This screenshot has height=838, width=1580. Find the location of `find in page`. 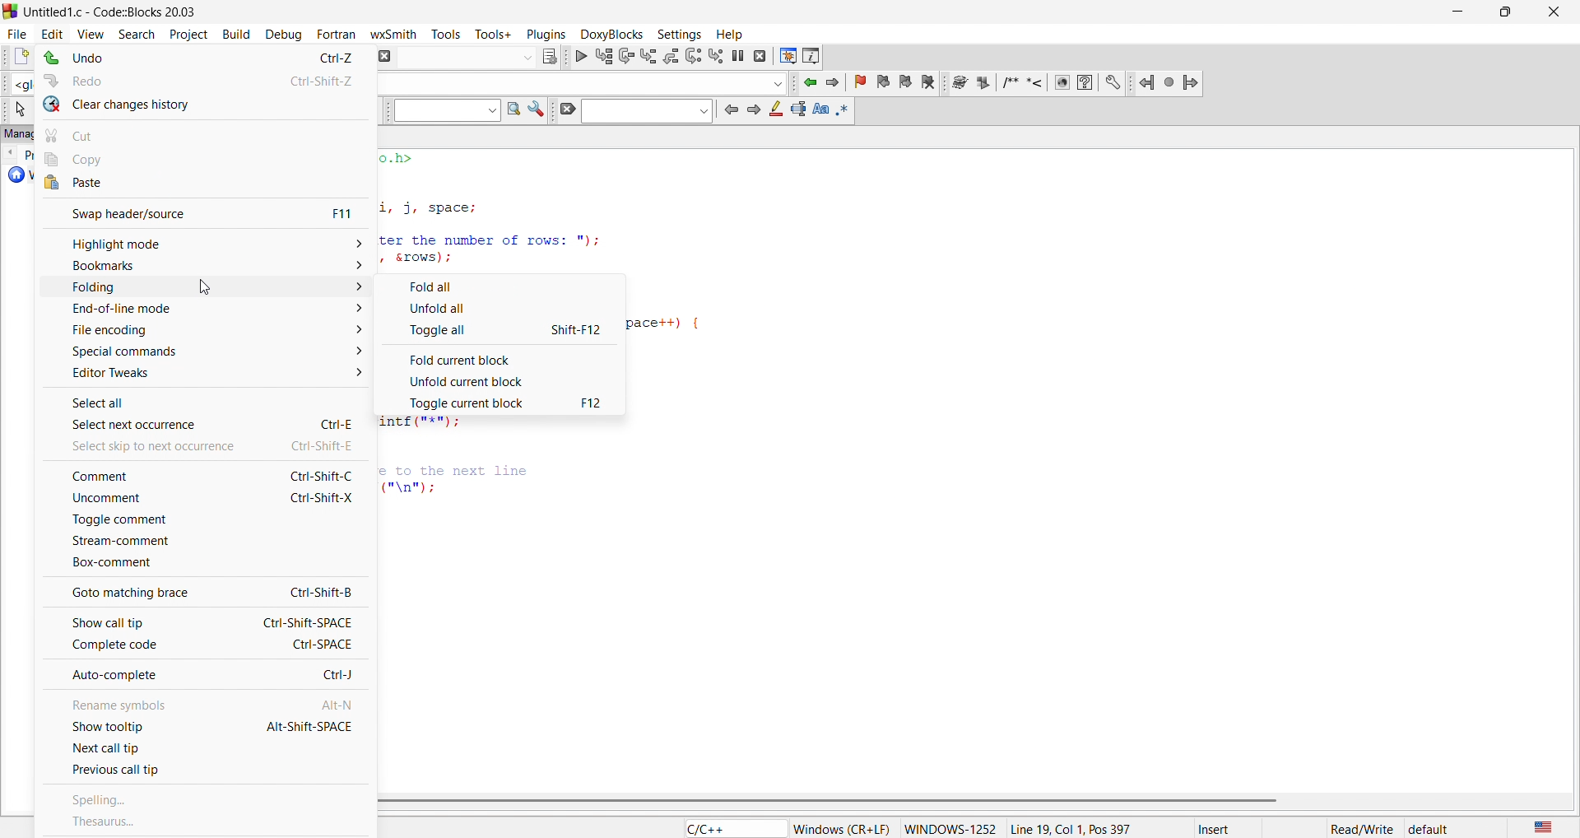

find in page is located at coordinates (511, 110).